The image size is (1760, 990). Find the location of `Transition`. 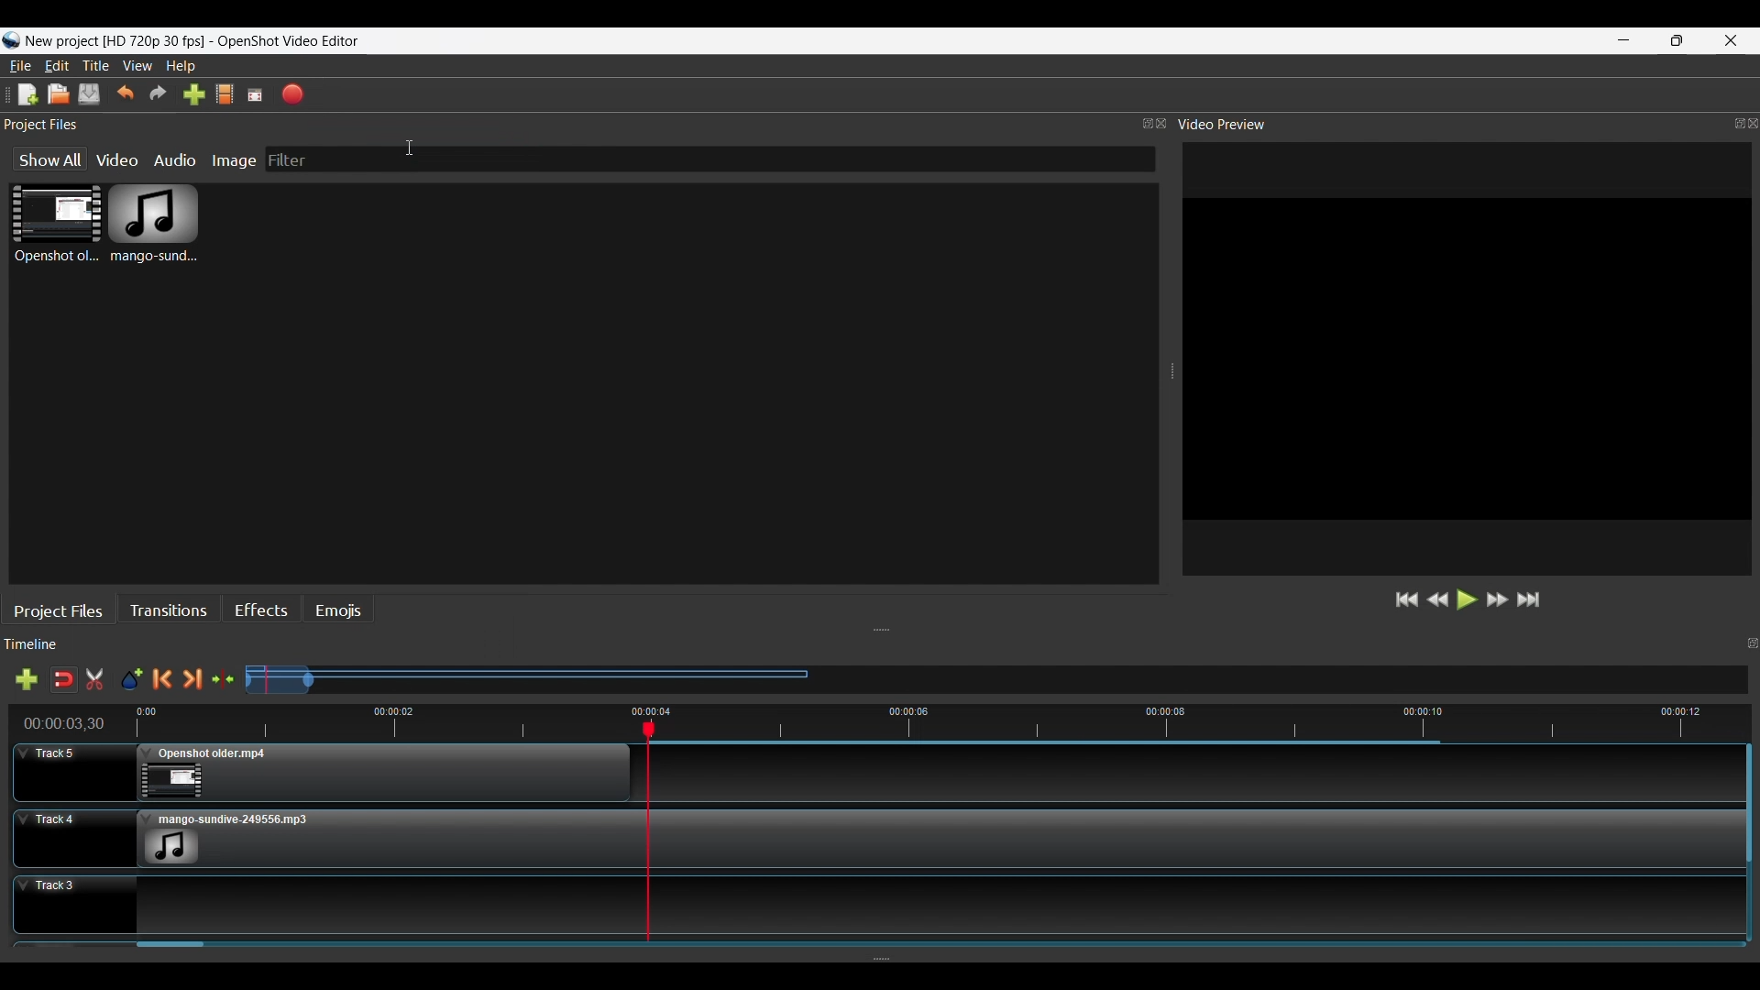

Transition is located at coordinates (170, 607).